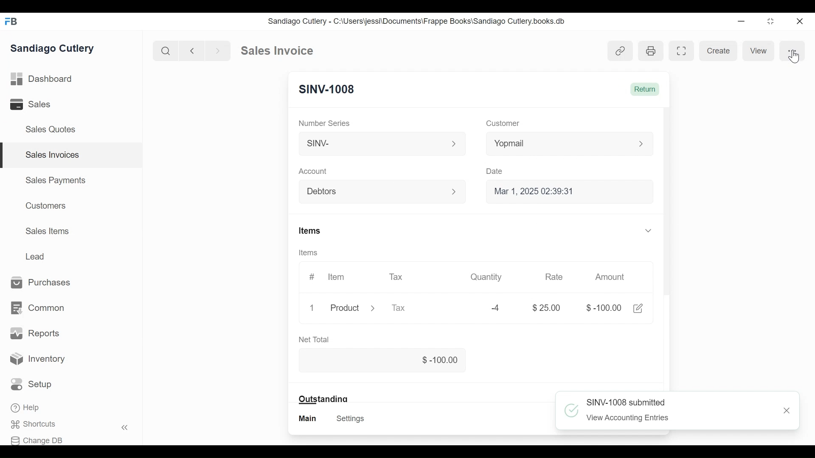 This screenshot has width=815, height=458. Describe the element at coordinates (313, 171) in the screenshot. I see `Account` at that location.